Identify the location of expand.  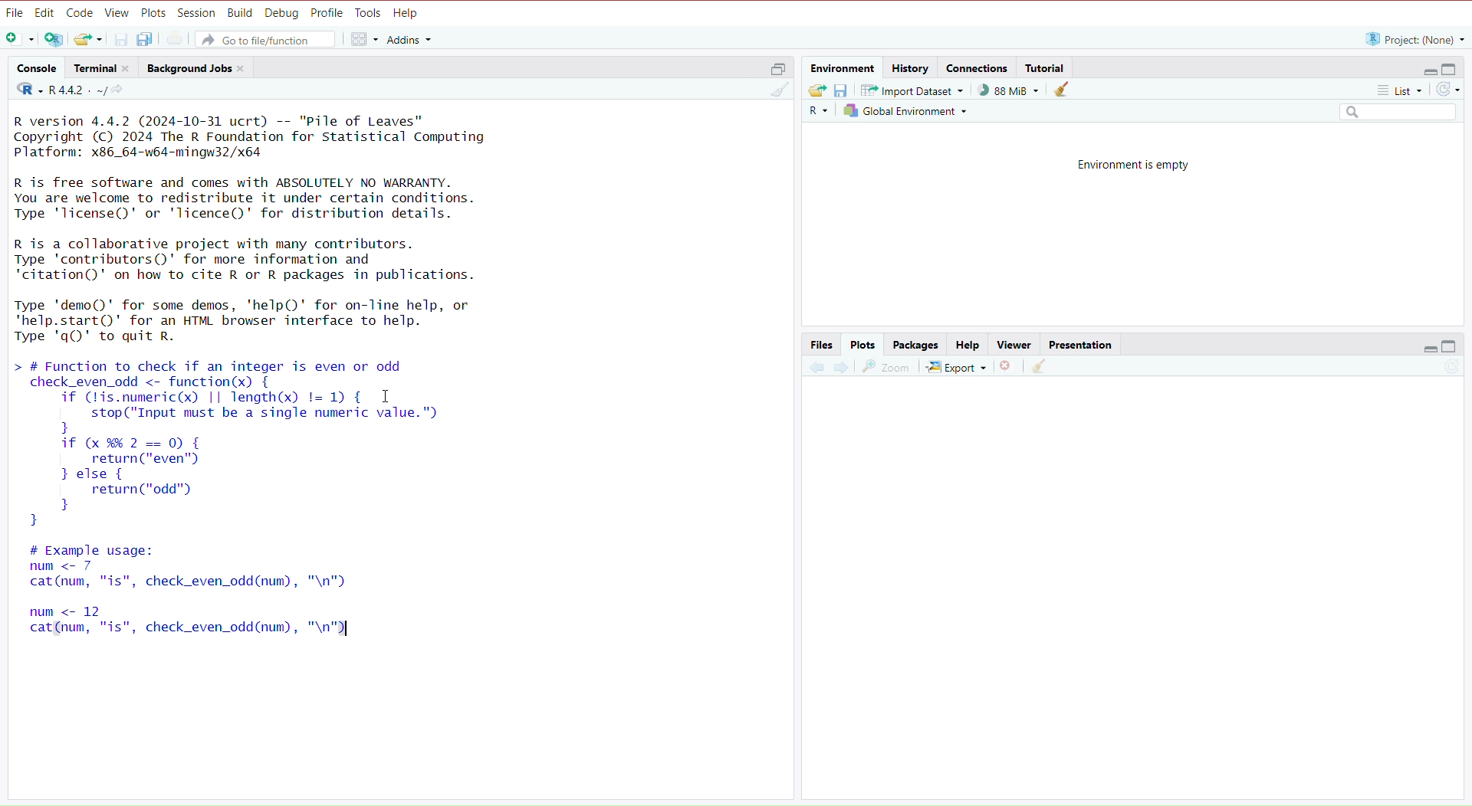
(1425, 70).